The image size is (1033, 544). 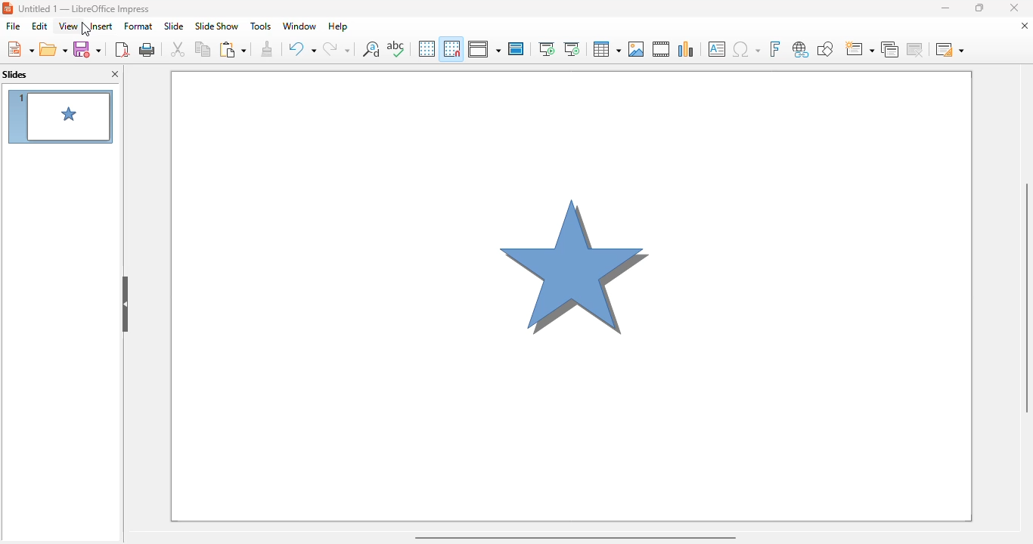 What do you see at coordinates (890, 50) in the screenshot?
I see `duplicate slide` at bounding box center [890, 50].